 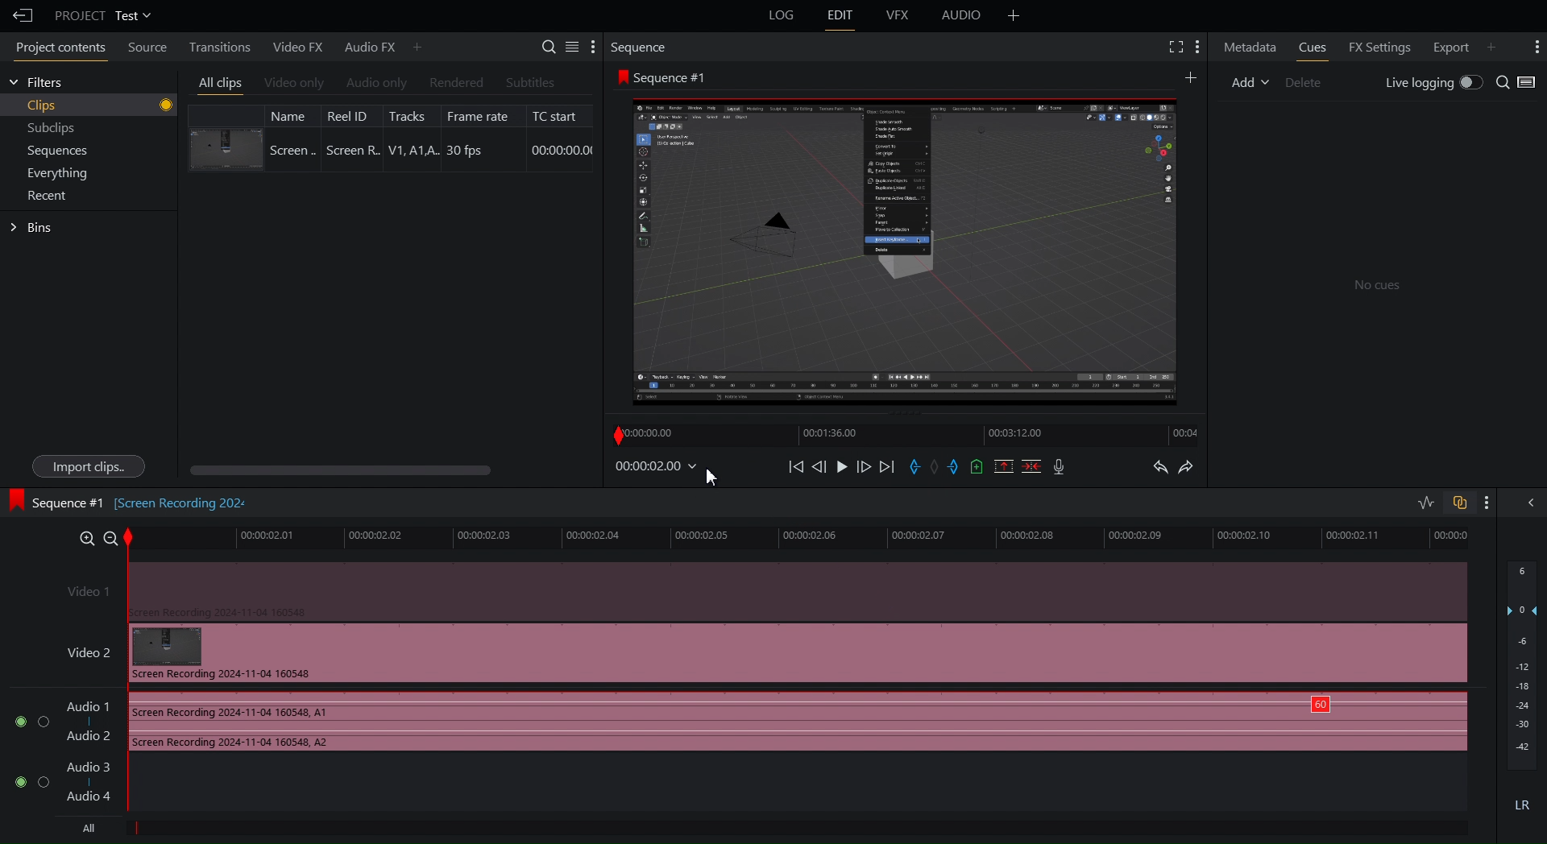 I want to click on Audio Track 1, so click(x=734, y=723).